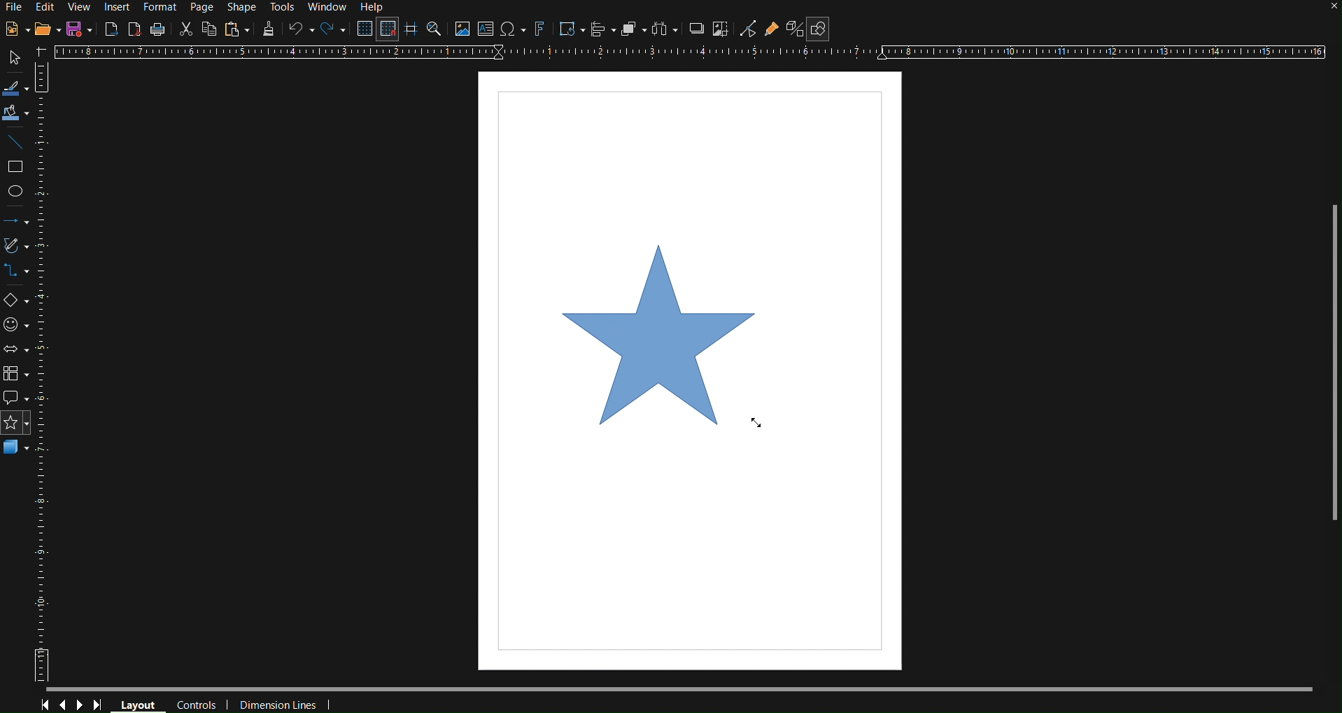 This screenshot has width=1342, height=713. I want to click on Controls, so click(196, 703).